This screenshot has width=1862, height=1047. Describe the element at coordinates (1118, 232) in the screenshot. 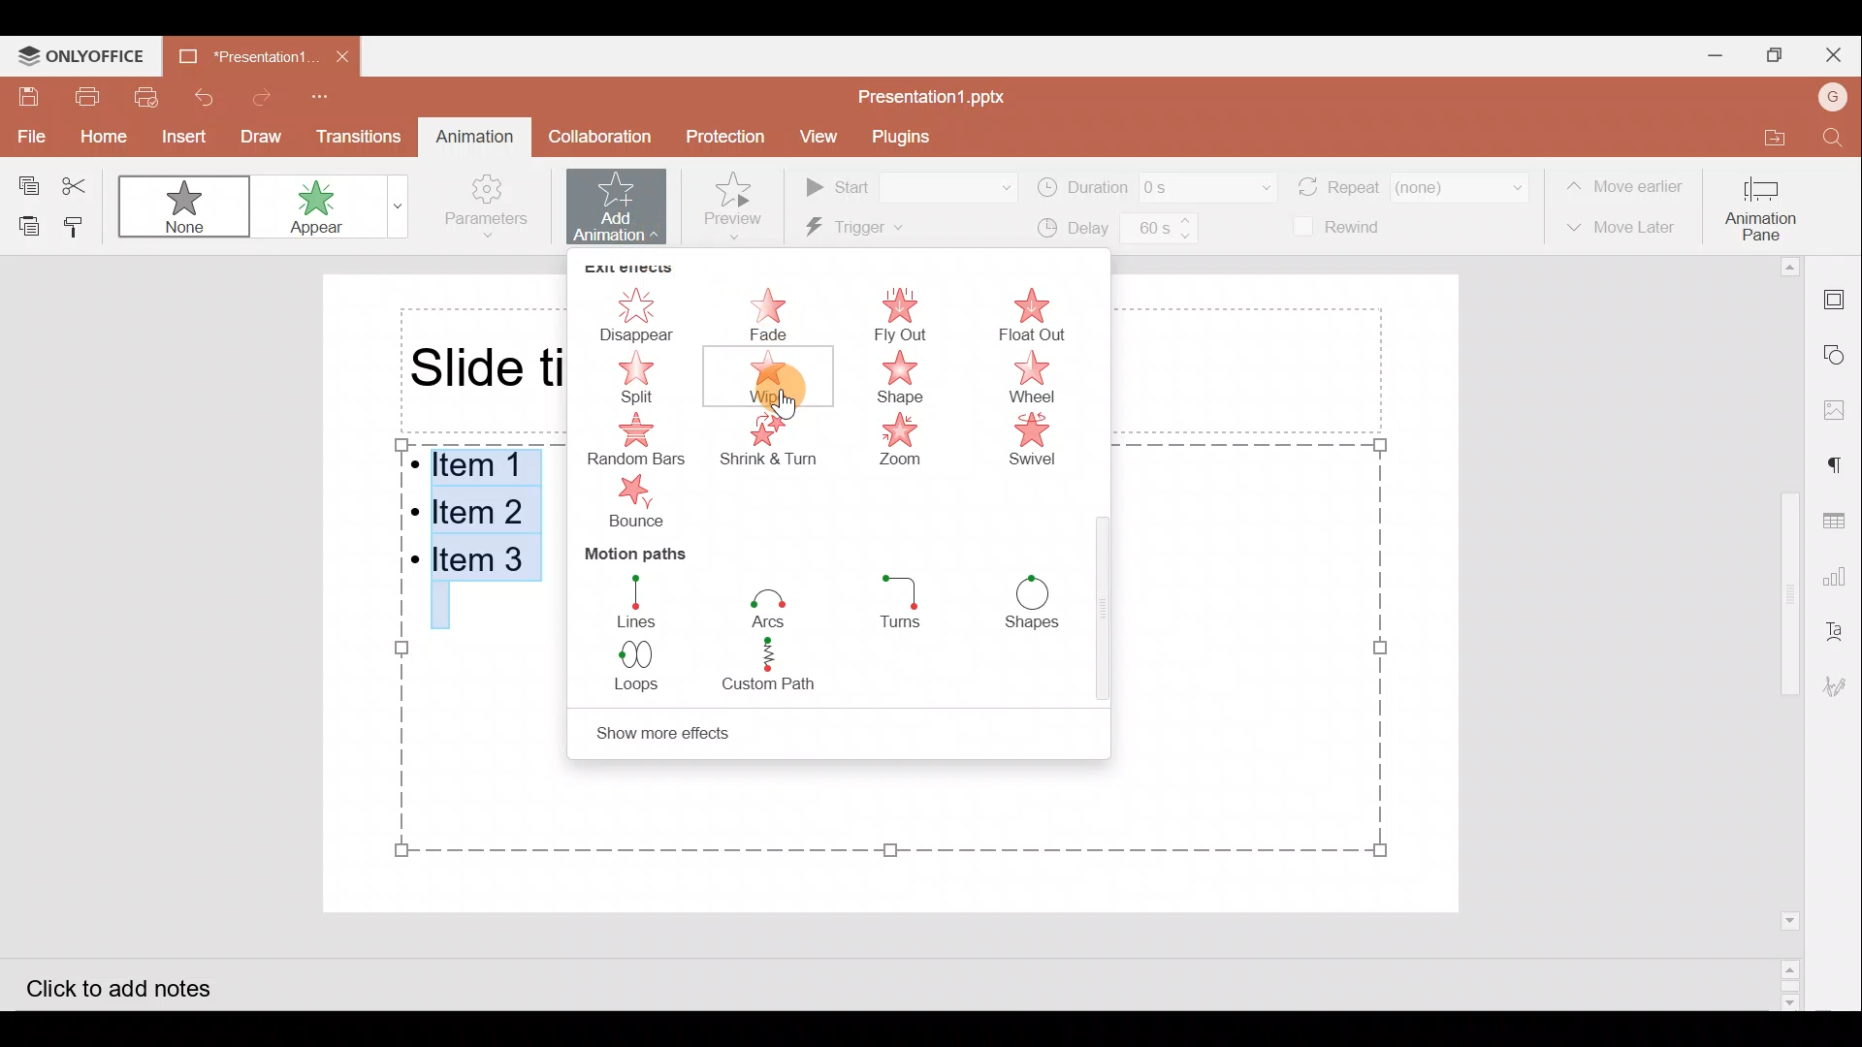

I see `Delay` at that location.